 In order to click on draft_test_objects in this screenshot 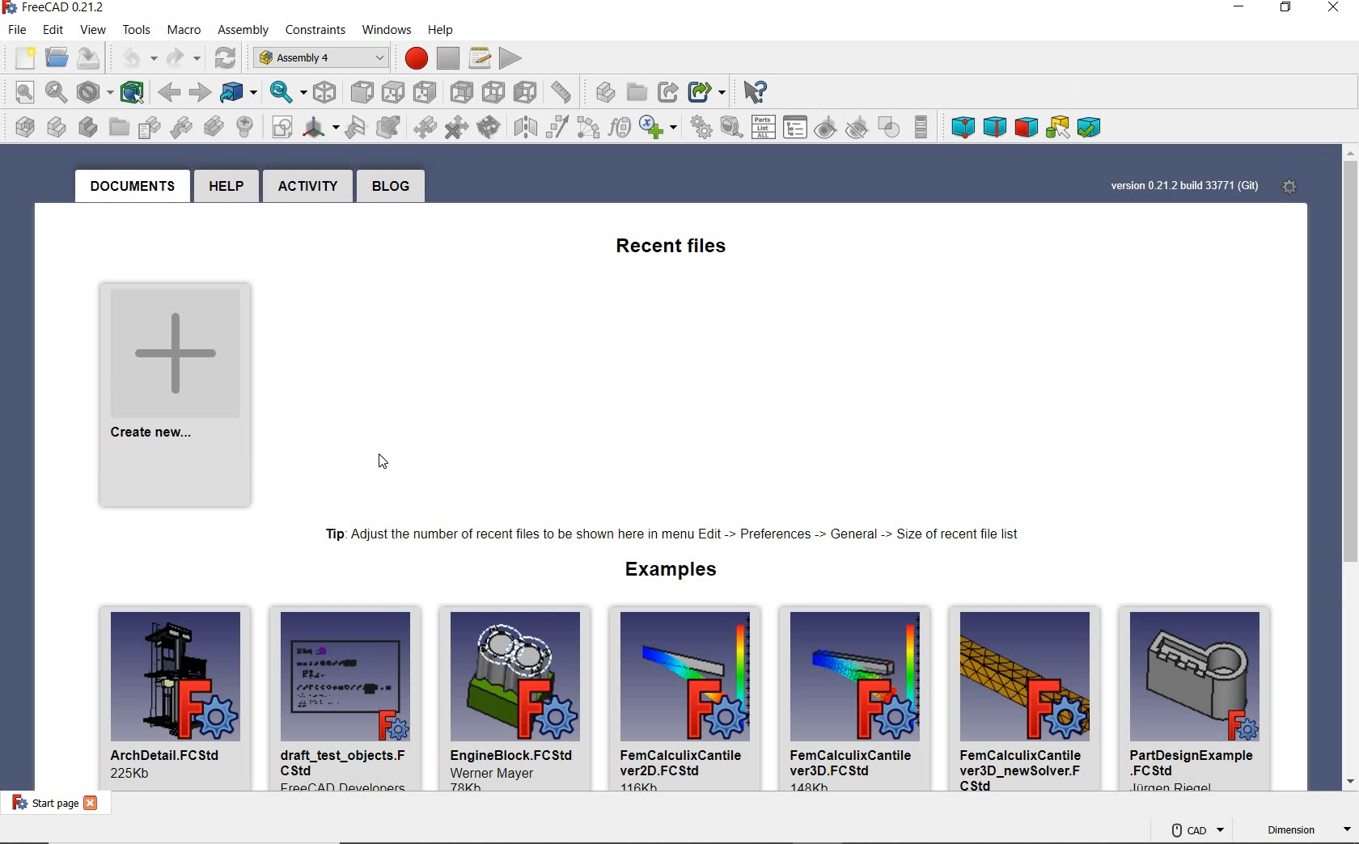, I will do `click(350, 695)`.